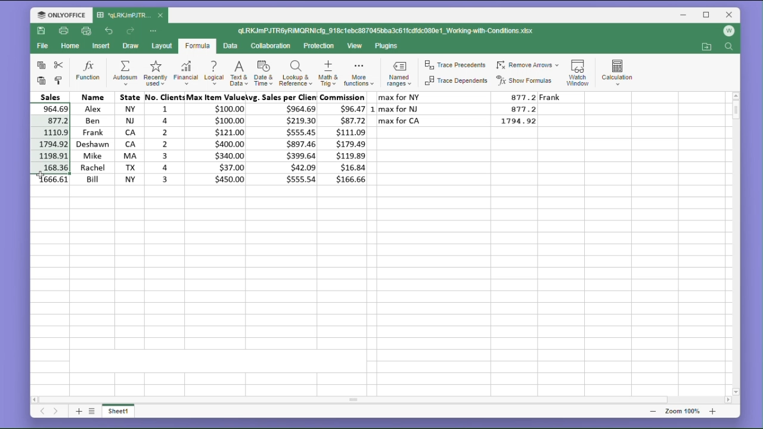 The height and width of the screenshot is (429, 763). Describe the element at coordinates (264, 74) in the screenshot. I see `date & time` at that location.